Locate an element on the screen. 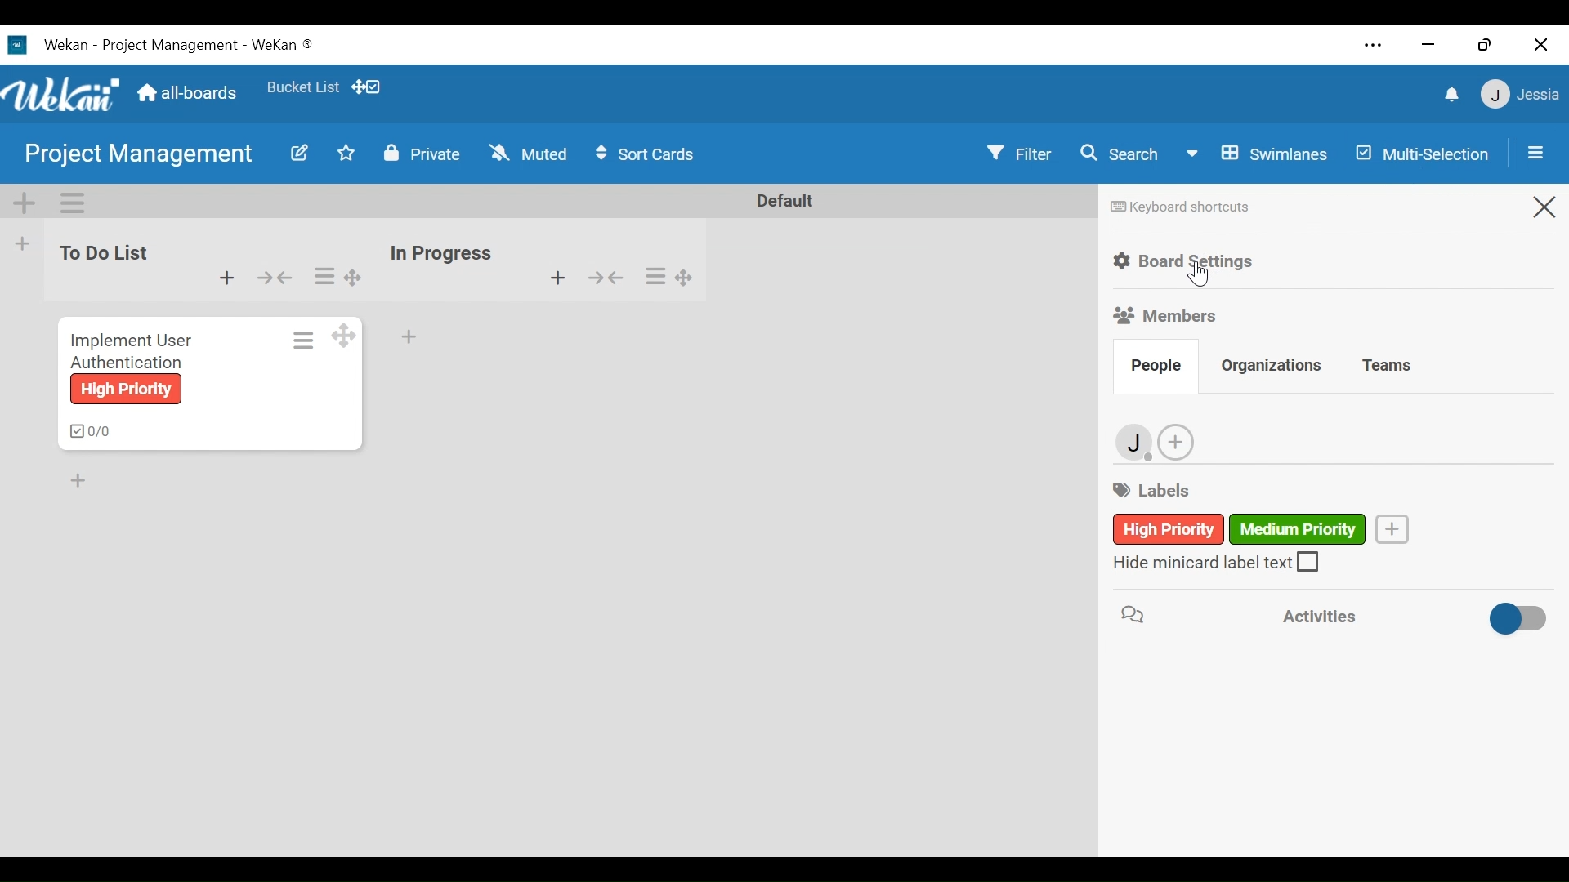 This screenshot has height=882, width=1569. restore is located at coordinates (1484, 44).